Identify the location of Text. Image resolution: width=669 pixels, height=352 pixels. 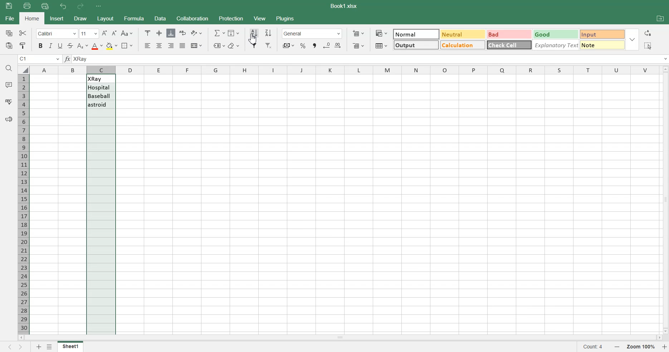
(345, 6).